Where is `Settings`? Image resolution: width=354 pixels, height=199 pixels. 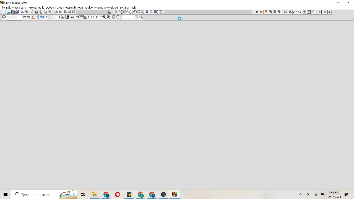 Settings is located at coordinates (56, 12).